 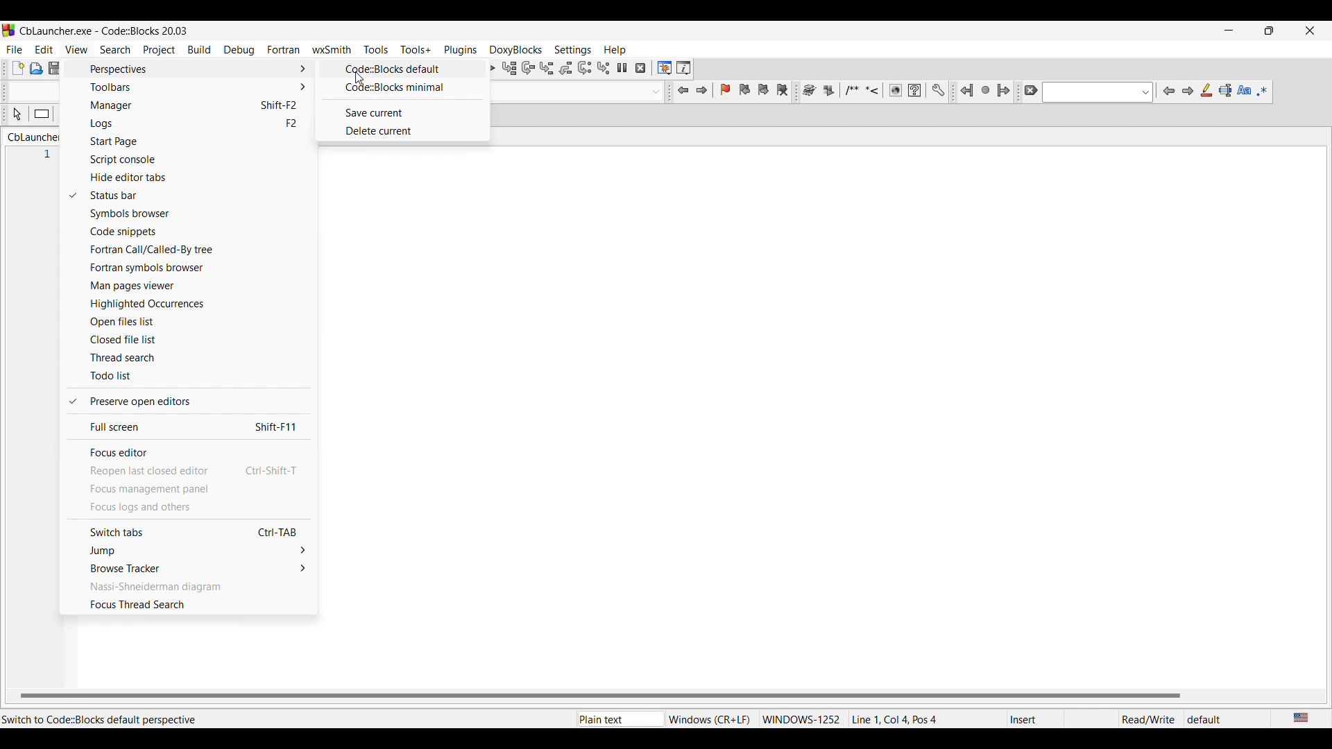 What do you see at coordinates (585, 67) in the screenshot?
I see `Next instruction` at bounding box center [585, 67].